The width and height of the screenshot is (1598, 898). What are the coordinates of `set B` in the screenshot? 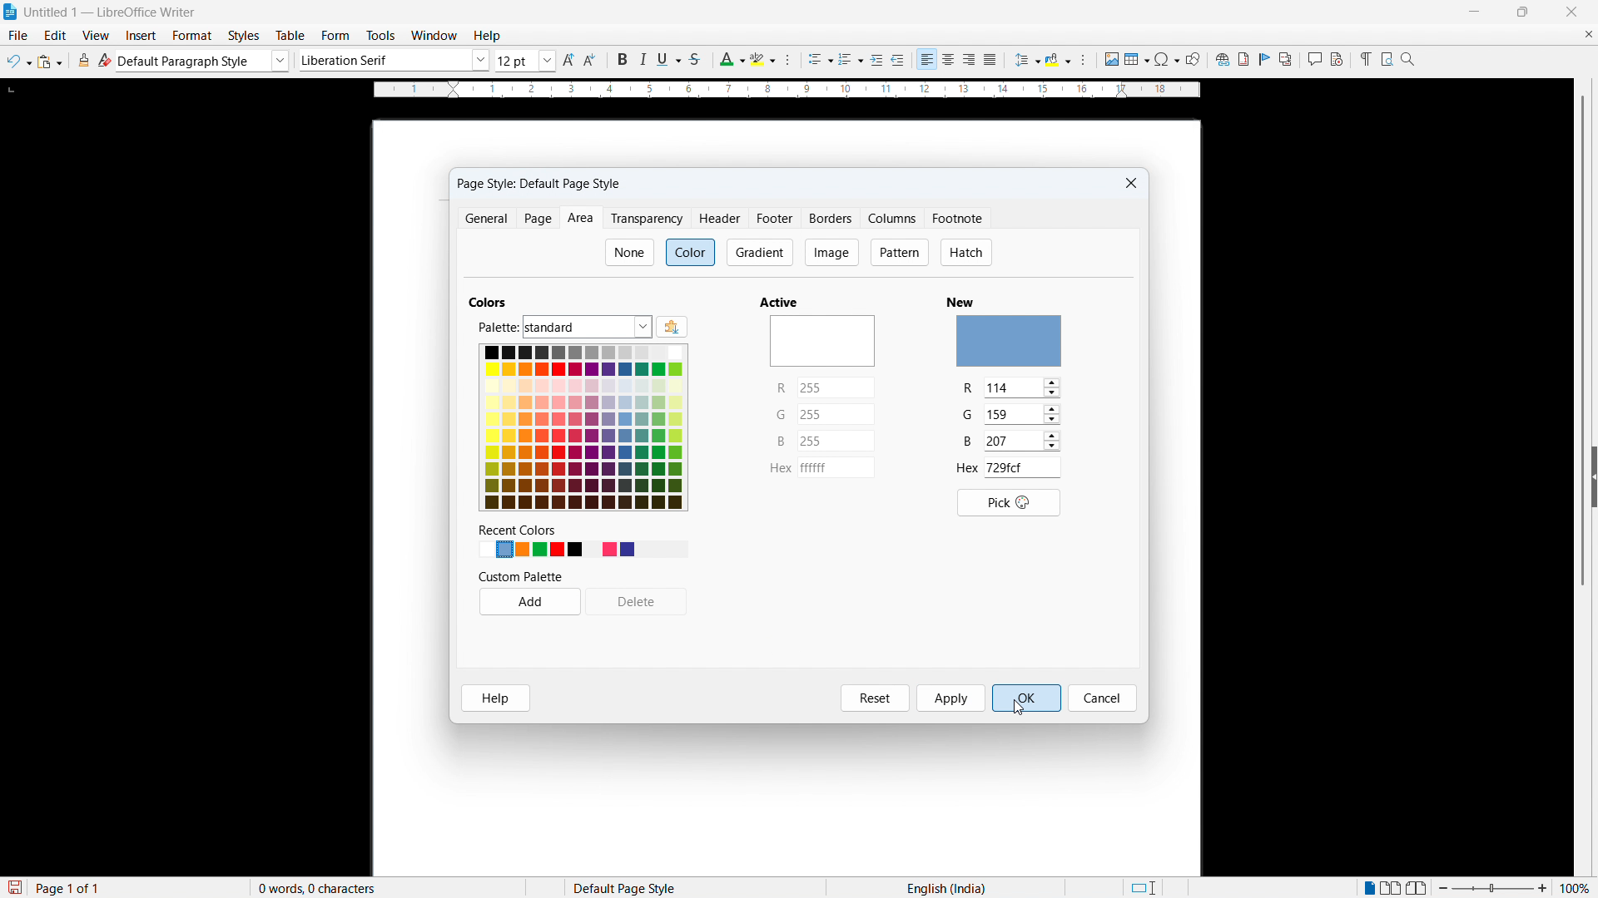 It's located at (1022, 442).